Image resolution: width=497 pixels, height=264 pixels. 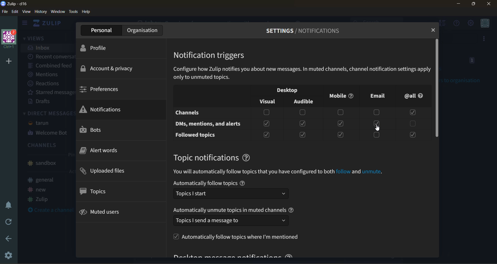 What do you see at coordinates (15, 12) in the screenshot?
I see `edit` at bounding box center [15, 12].